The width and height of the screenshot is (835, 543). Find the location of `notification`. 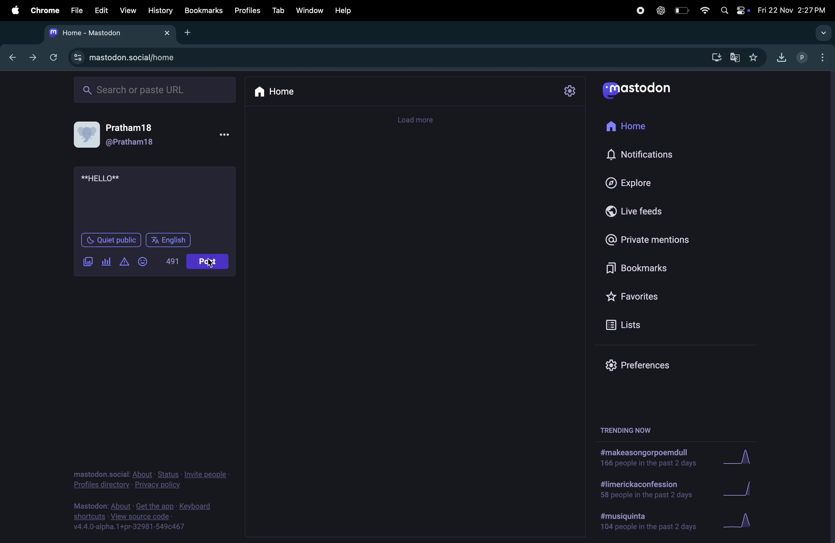

notification is located at coordinates (648, 154).